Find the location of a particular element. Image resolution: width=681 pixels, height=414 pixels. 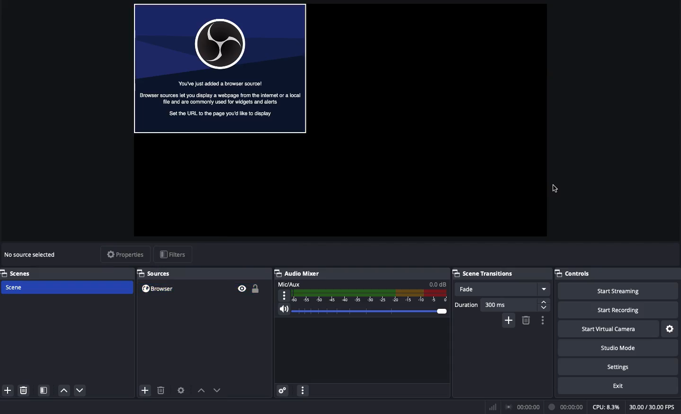

add is located at coordinates (145, 390).